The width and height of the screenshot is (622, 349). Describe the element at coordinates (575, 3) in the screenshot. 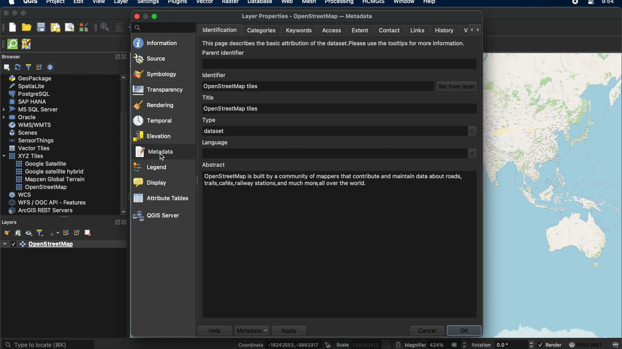

I see `recorder icon` at that location.